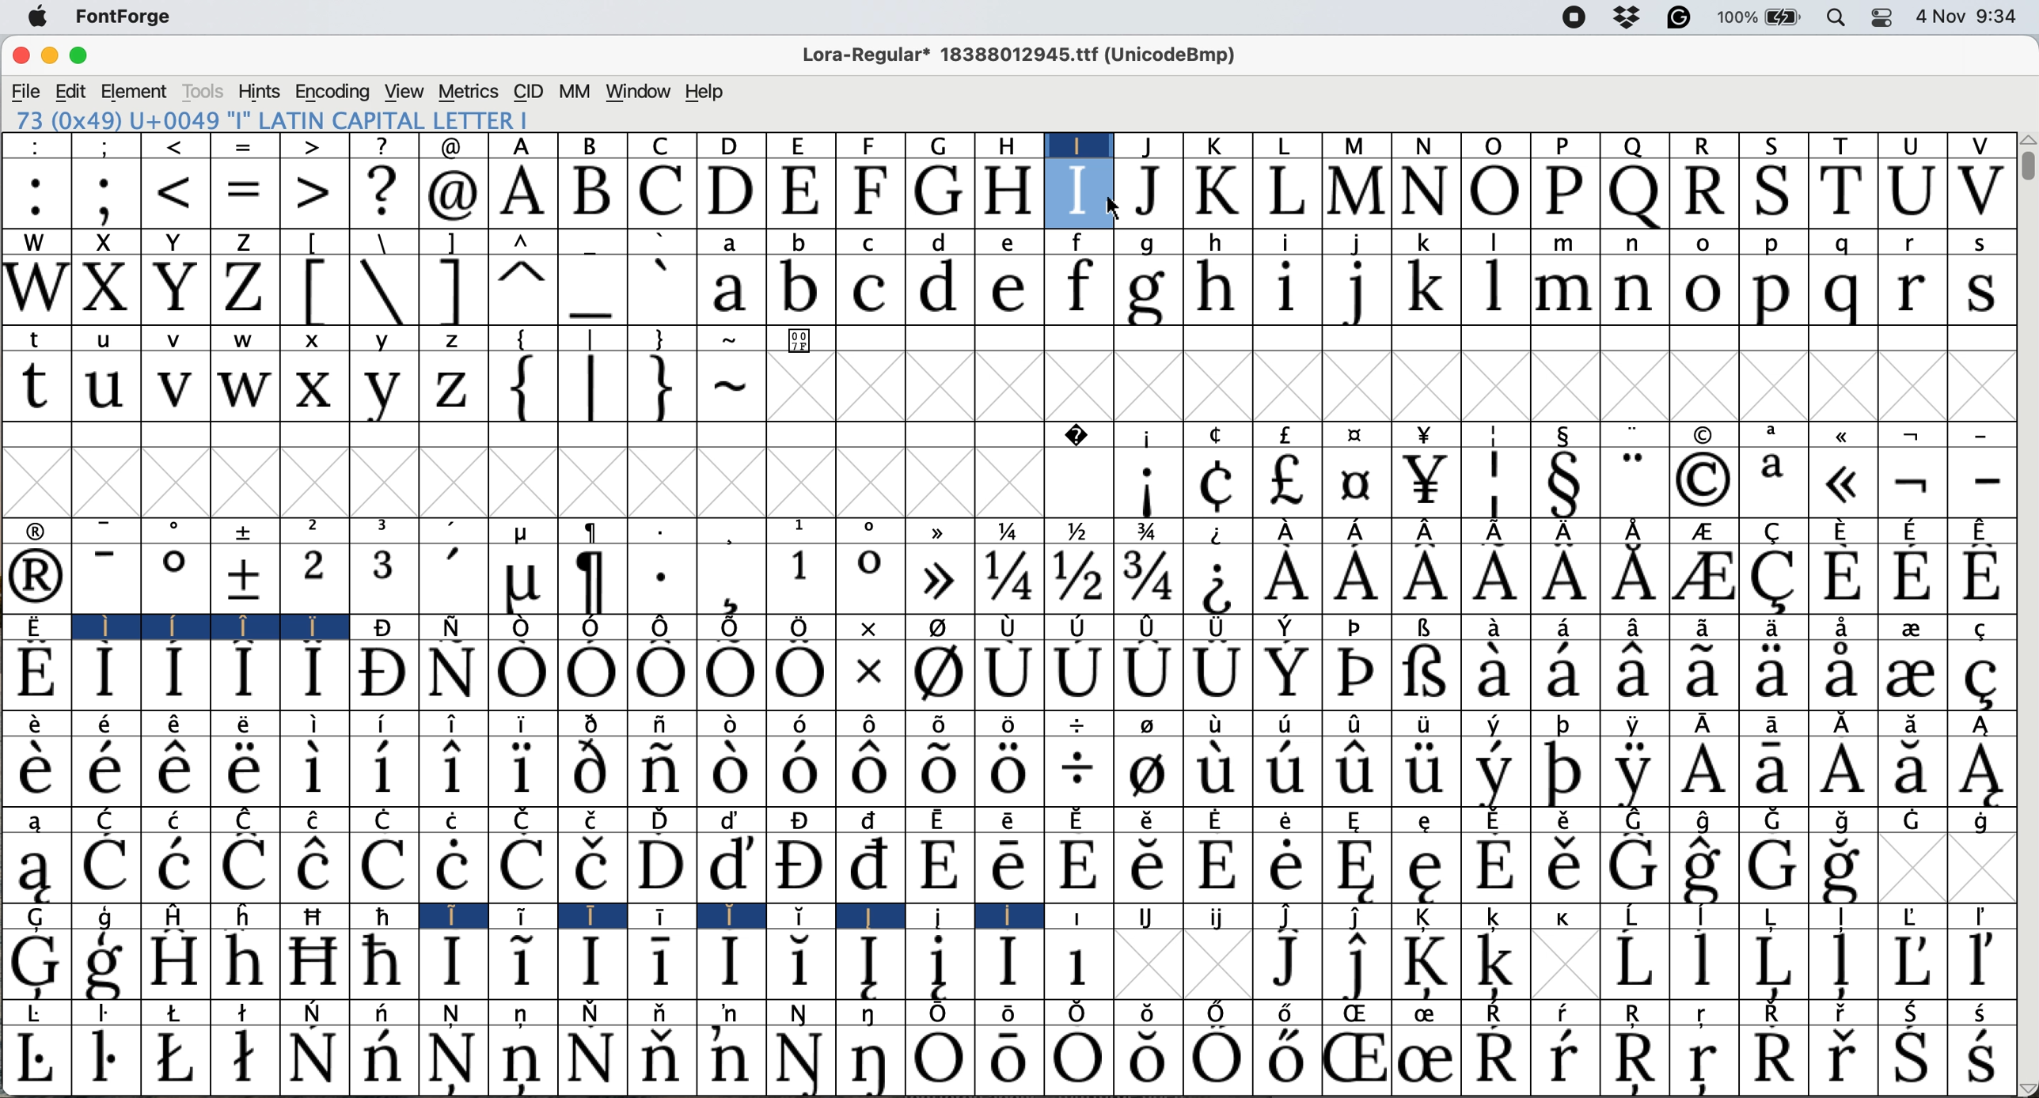 The image size is (2039, 1098). Describe the element at coordinates (1079, 530) in the screenshot. I see `1/2` at that location.